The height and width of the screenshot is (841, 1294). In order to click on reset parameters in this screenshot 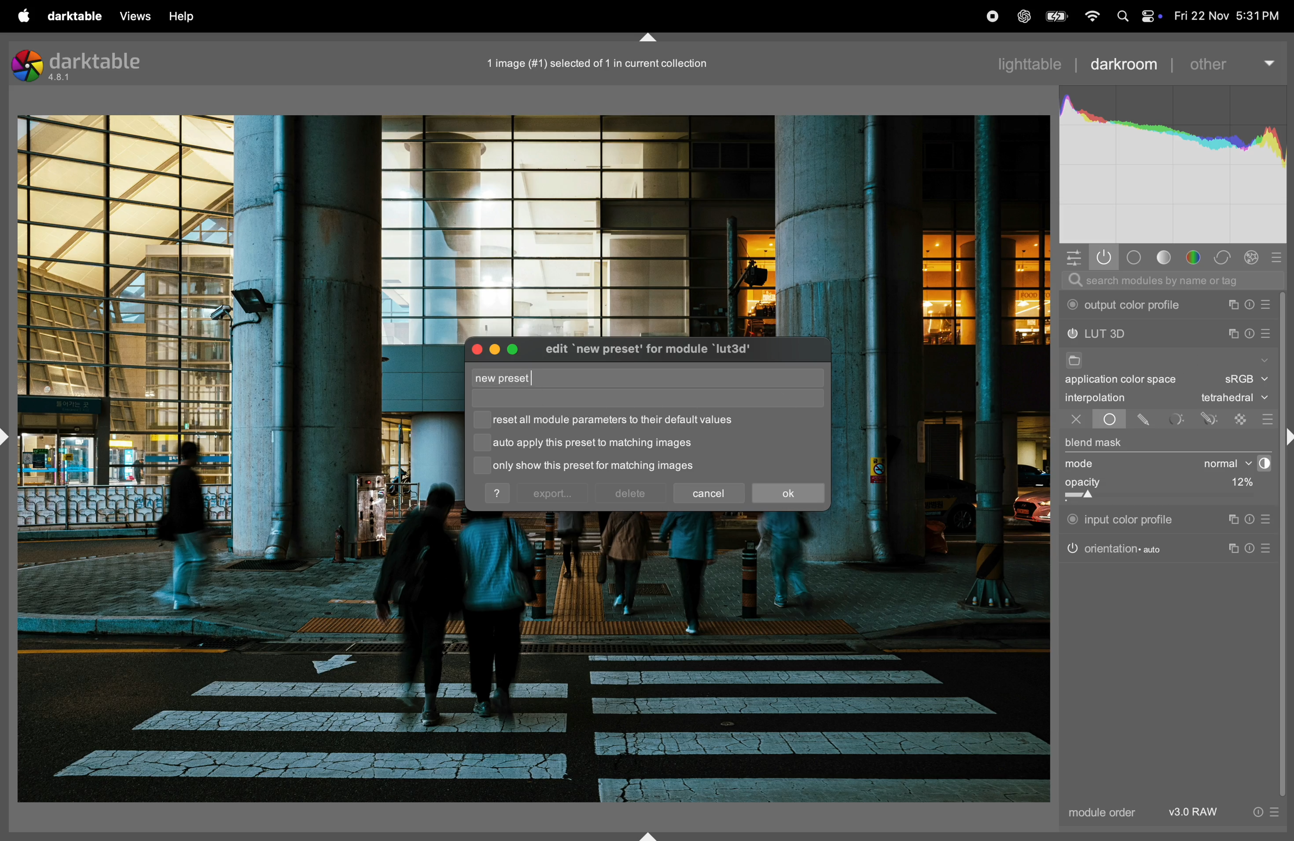, I will do `click(1253, 305)`.